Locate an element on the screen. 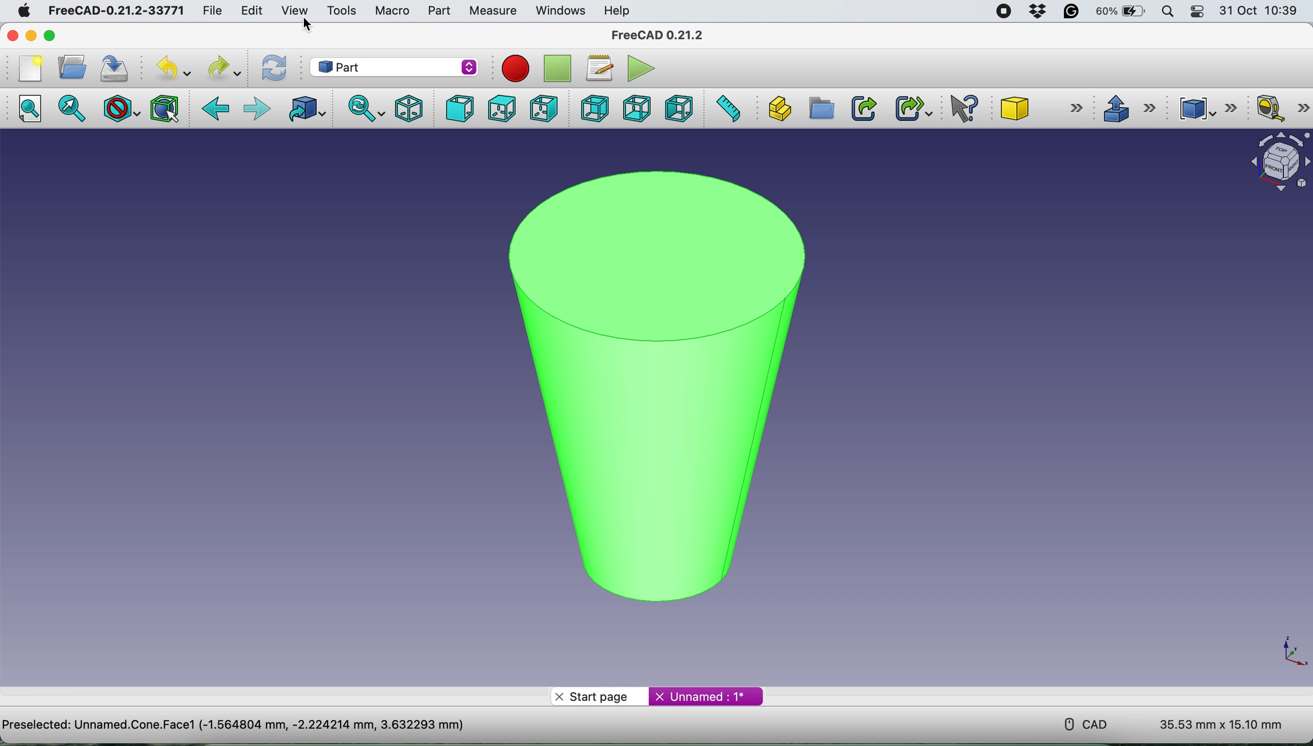  grammarly is located at coordinates (1072, 13).